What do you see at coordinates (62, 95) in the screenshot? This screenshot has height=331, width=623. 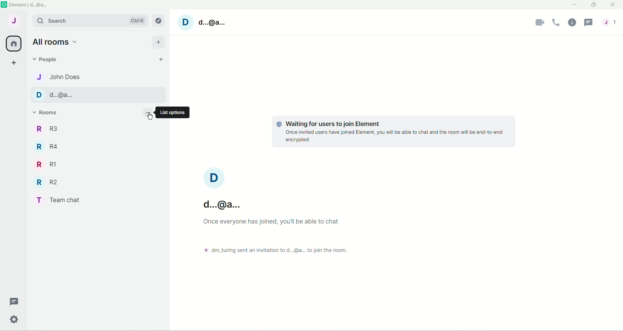 I see `d..@a` at bounding box center [62, 95].